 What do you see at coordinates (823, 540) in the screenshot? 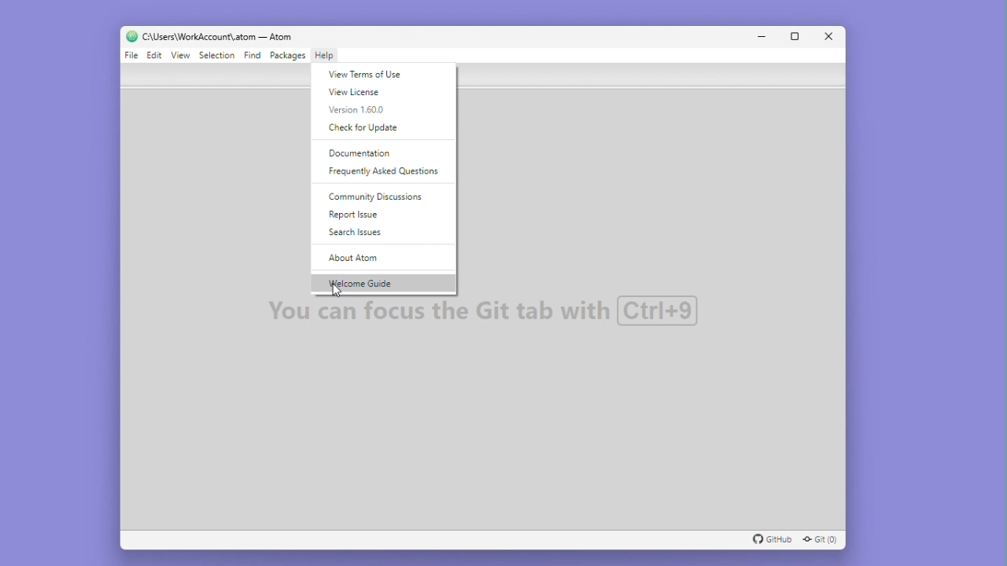
I see `Git (0)` at bounding box center [823, 540].